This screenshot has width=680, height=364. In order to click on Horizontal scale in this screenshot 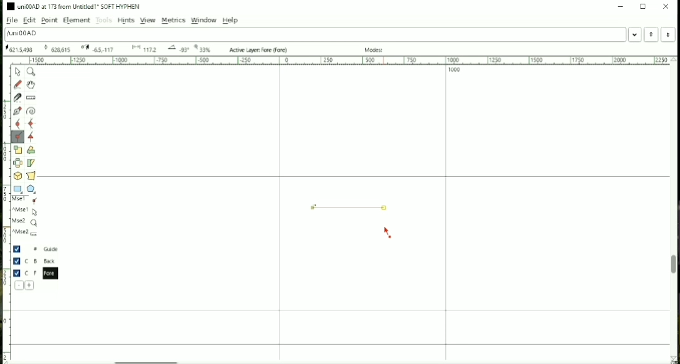, I will do `click(341, 60)`.